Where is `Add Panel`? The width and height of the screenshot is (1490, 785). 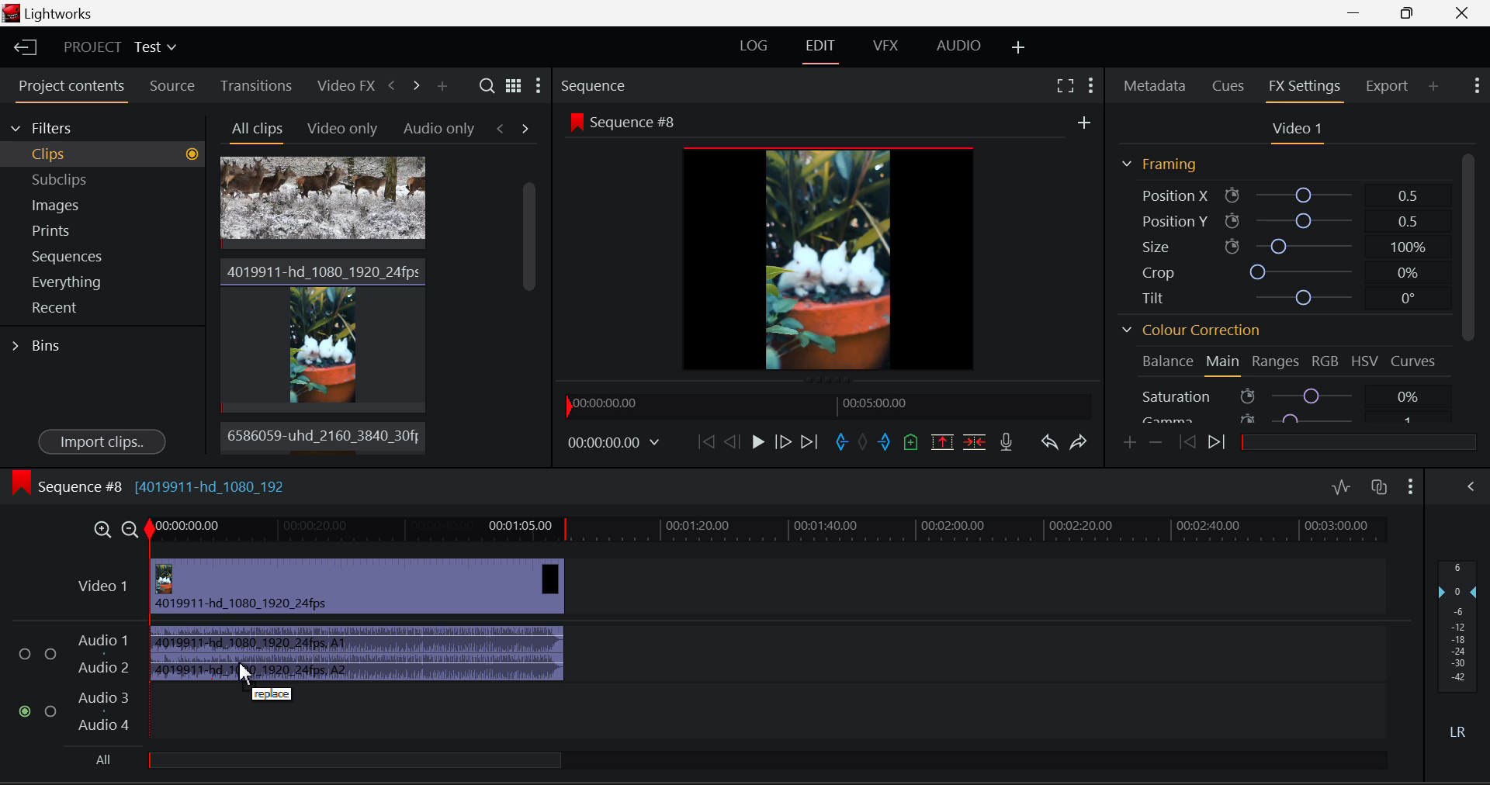 Add Panel is located at coordinates (442, 85).